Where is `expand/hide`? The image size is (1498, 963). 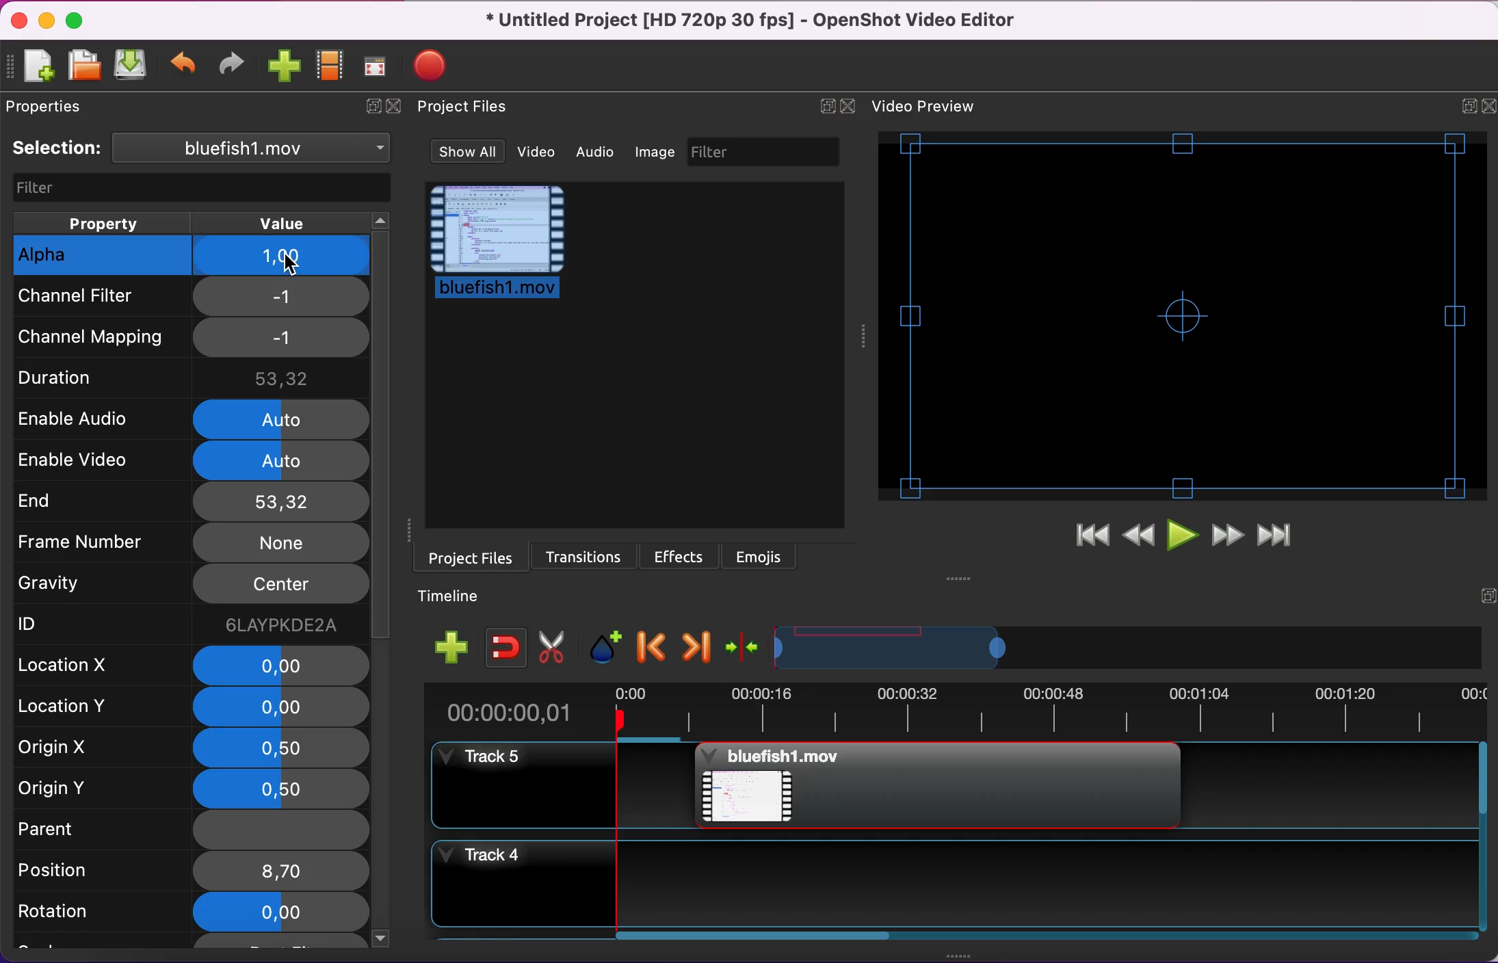 expand/hide is located at coordinates (828, 104).